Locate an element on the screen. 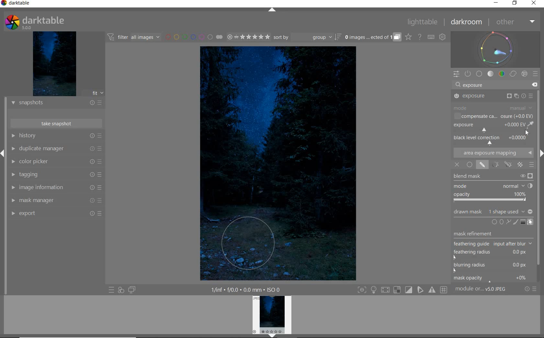 The height and width of the screenshot is (338, 544). ADD BRUSH is located at coordinates (516, 221).